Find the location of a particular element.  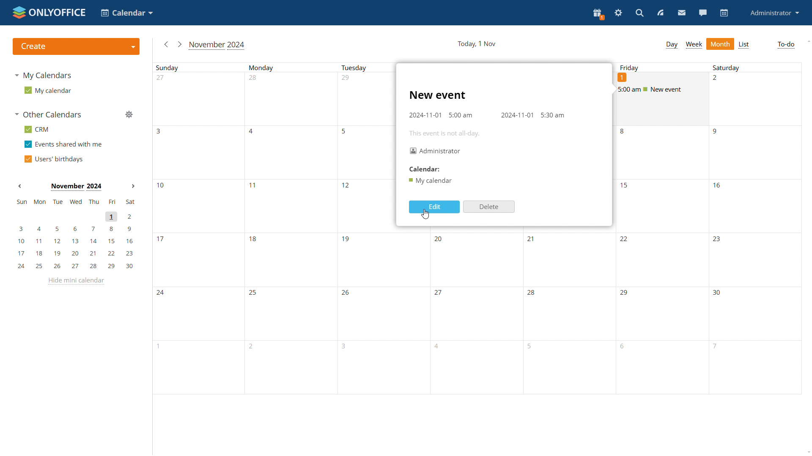

Fridays is located at coordinates (661, 261).